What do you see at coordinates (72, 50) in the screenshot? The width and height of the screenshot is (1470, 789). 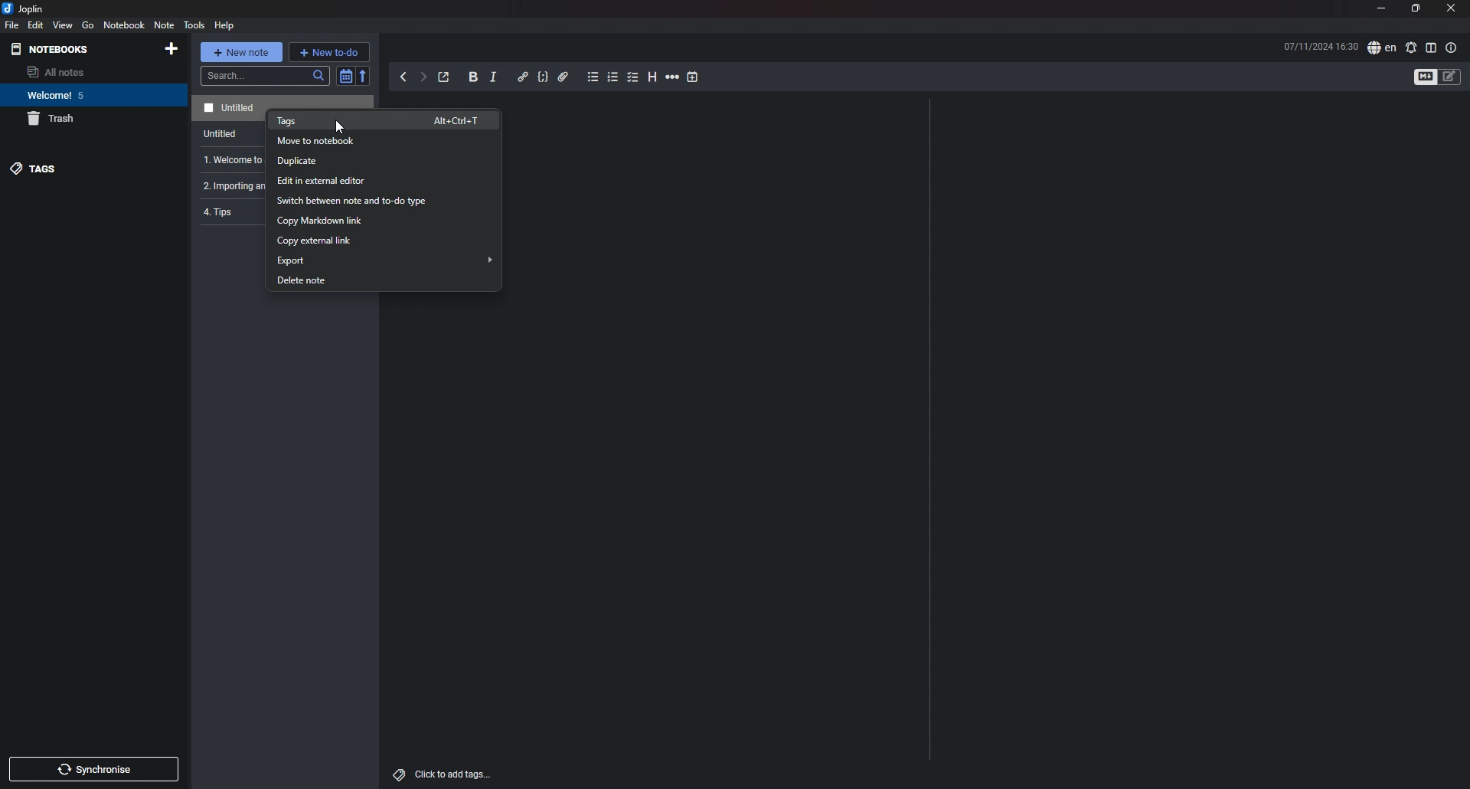 I see `notebooks` at bounding box center [72, 50].